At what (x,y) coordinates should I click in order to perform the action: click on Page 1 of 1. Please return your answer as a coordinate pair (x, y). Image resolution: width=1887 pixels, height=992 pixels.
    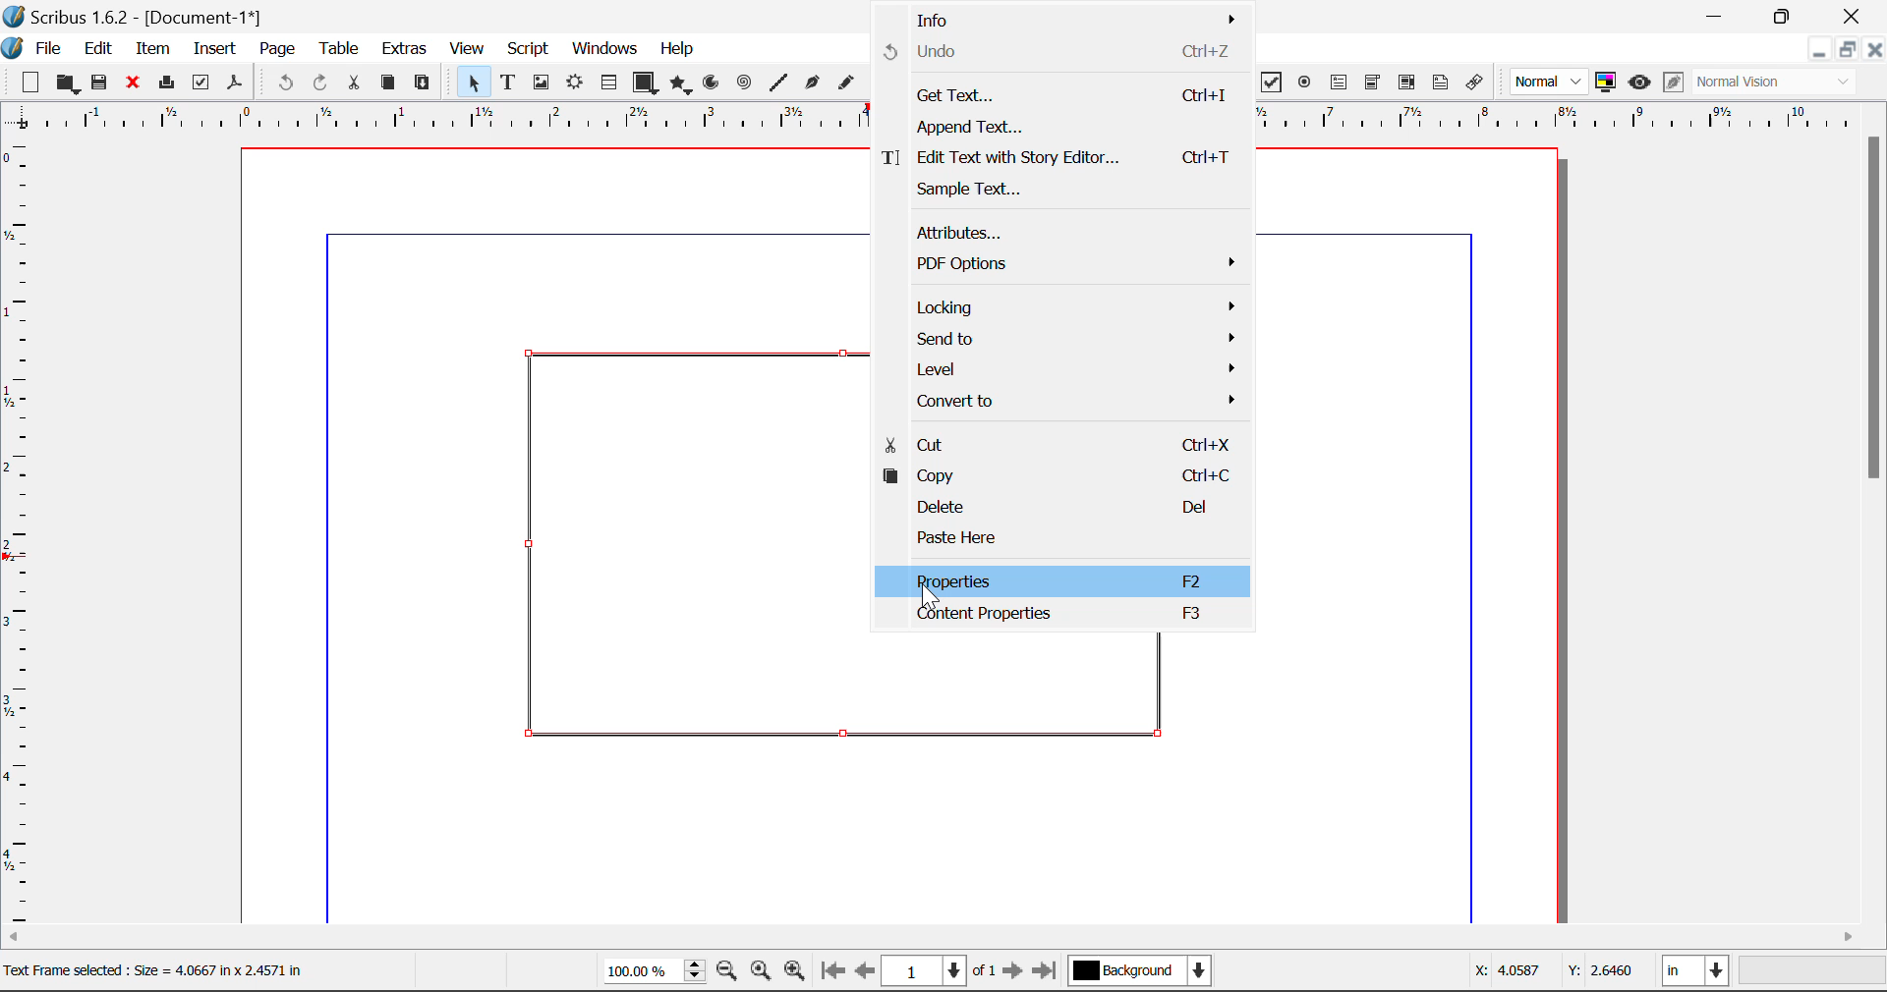
    Looking at the image, I should click on (942, 970).